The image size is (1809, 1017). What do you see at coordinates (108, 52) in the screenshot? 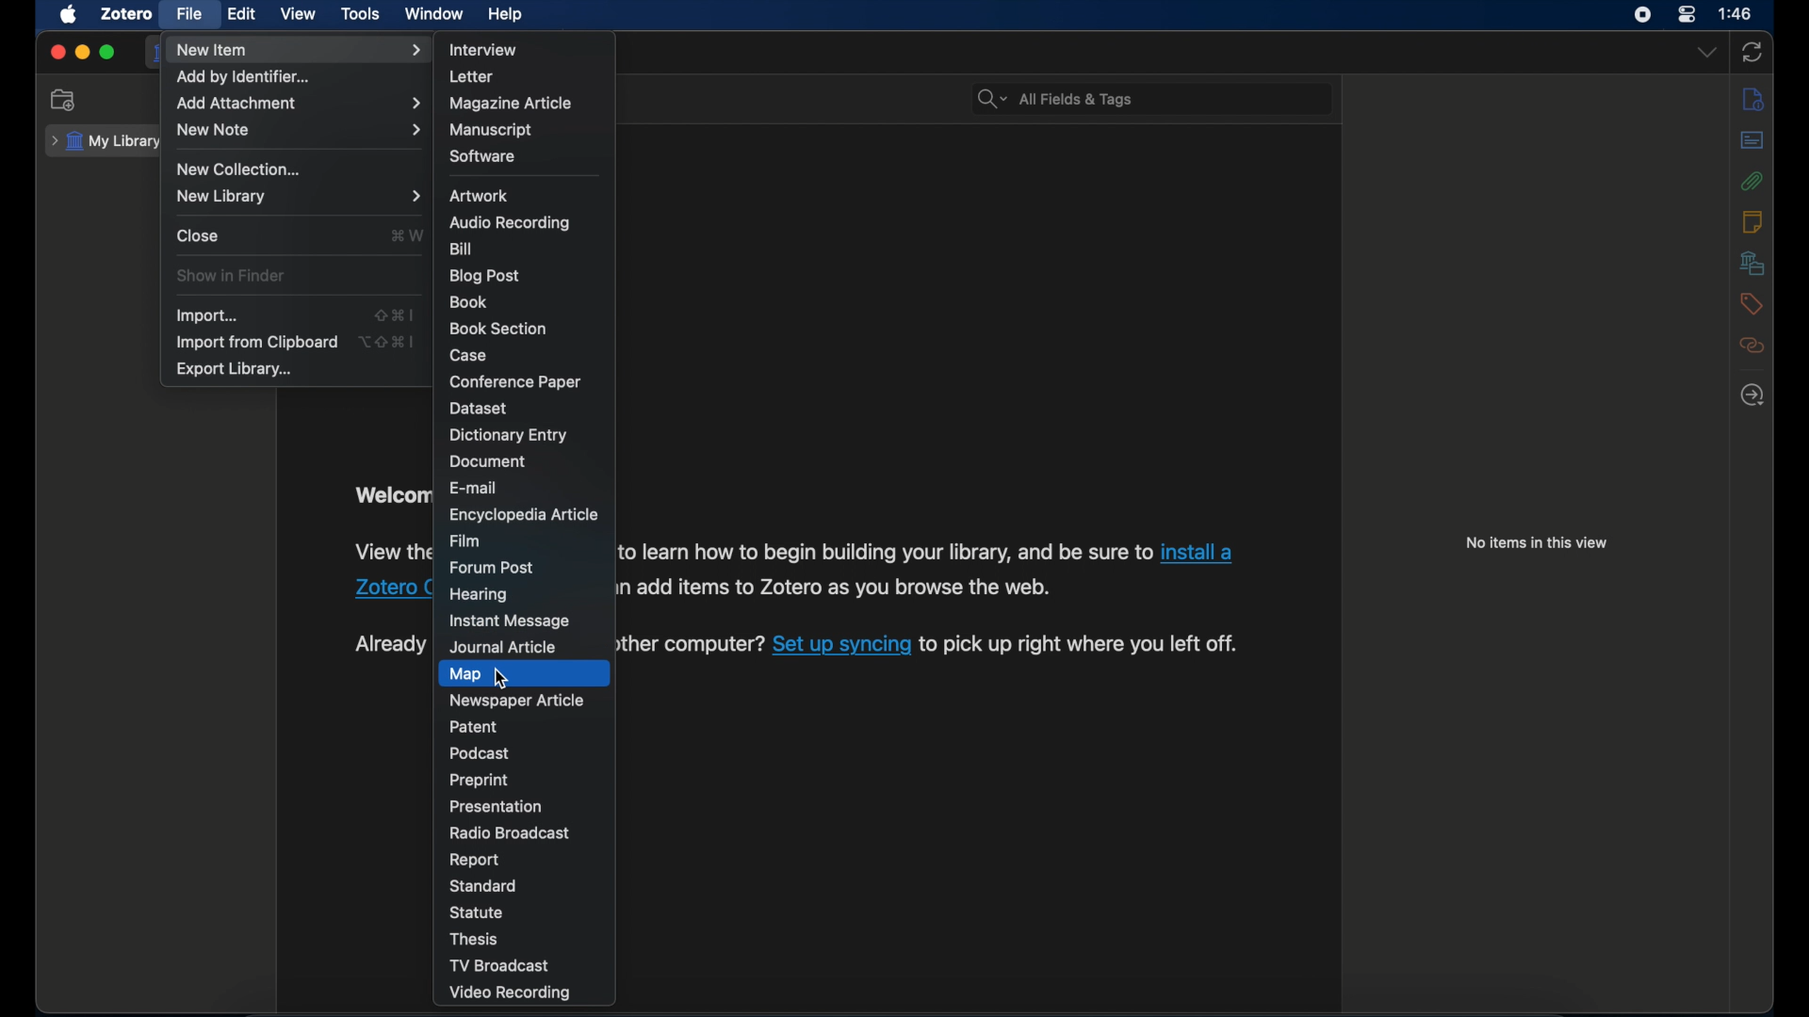
I see `maximize` at bounding box center [108, 52].